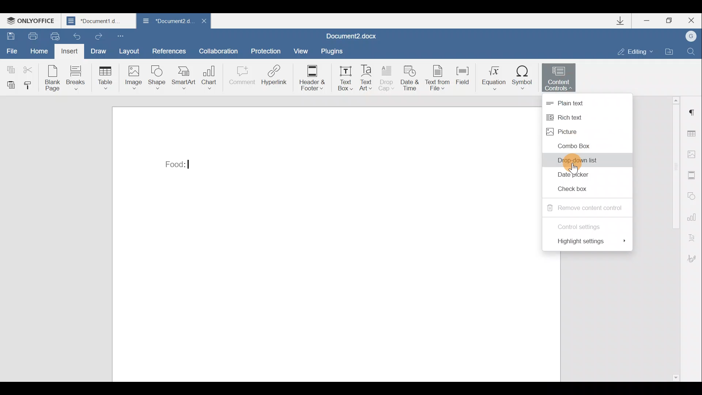  I want to click on Rich text, so click(571, 118).